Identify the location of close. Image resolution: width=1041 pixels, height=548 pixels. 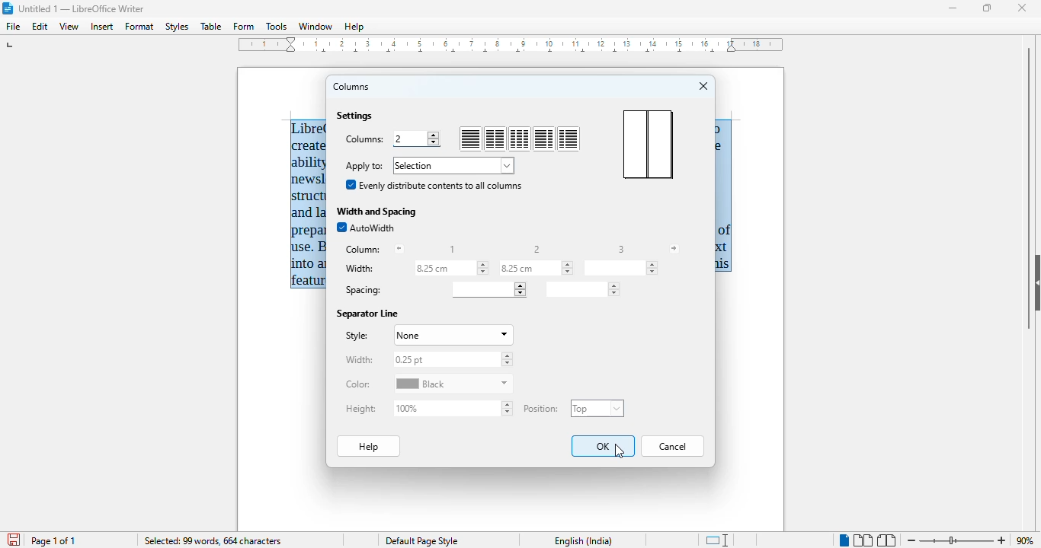
(704, 86).